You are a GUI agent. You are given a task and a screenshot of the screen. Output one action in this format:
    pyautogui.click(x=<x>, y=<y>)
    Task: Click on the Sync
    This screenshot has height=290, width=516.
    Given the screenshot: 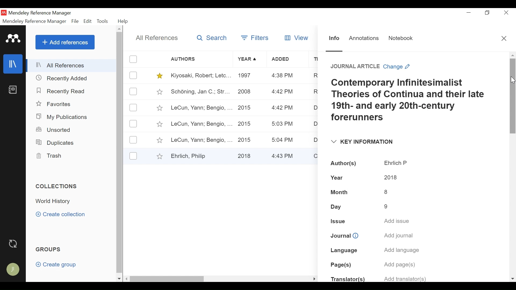 What is the action you would take?
    pyautogui.click(x=13, y=244)
    